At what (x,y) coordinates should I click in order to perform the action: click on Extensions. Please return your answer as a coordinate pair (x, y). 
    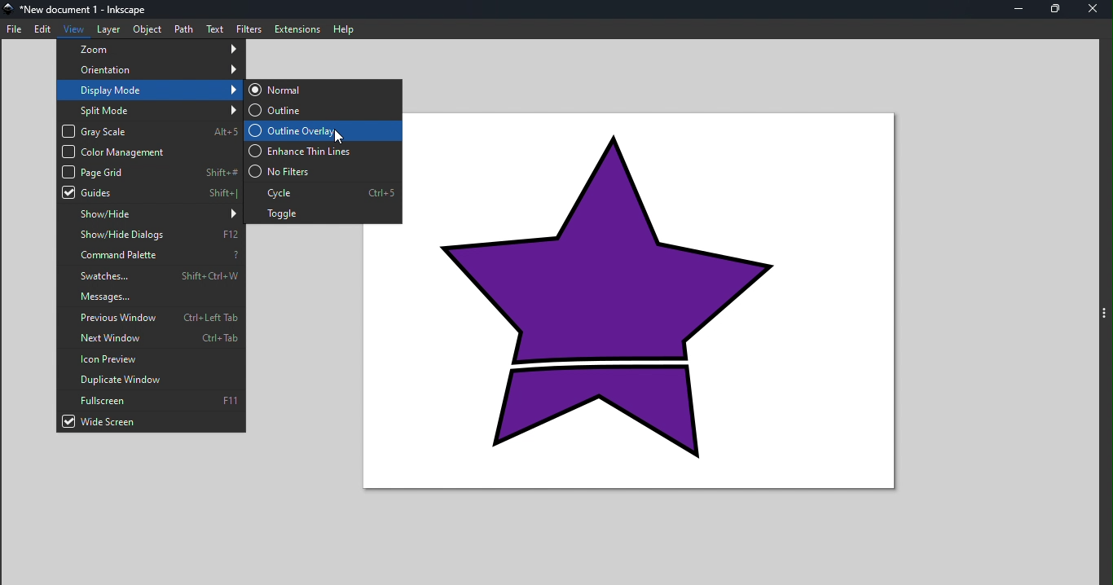
    Looking at the image, I should click on (294, 29).